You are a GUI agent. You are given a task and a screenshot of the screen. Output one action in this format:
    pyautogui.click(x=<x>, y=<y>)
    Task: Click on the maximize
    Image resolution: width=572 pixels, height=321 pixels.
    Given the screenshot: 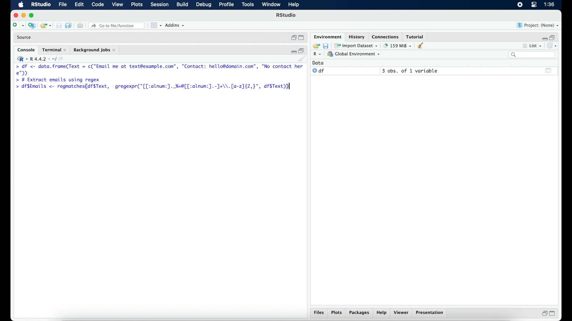 What is the action you would take?
    pyautogui.click(x=301, y=38)
    